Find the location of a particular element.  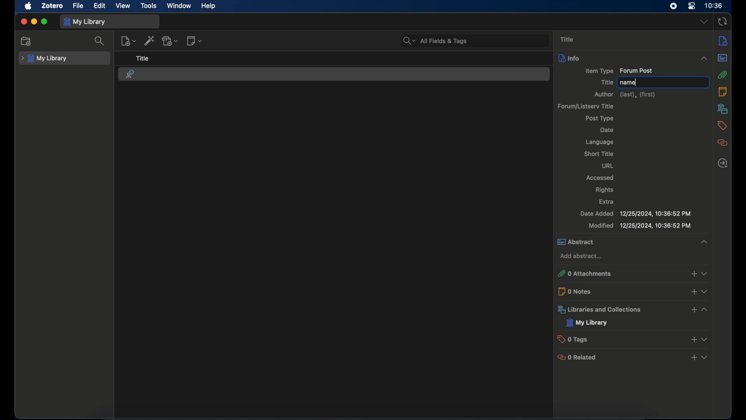

zotero is located at coordinates (52, 6).